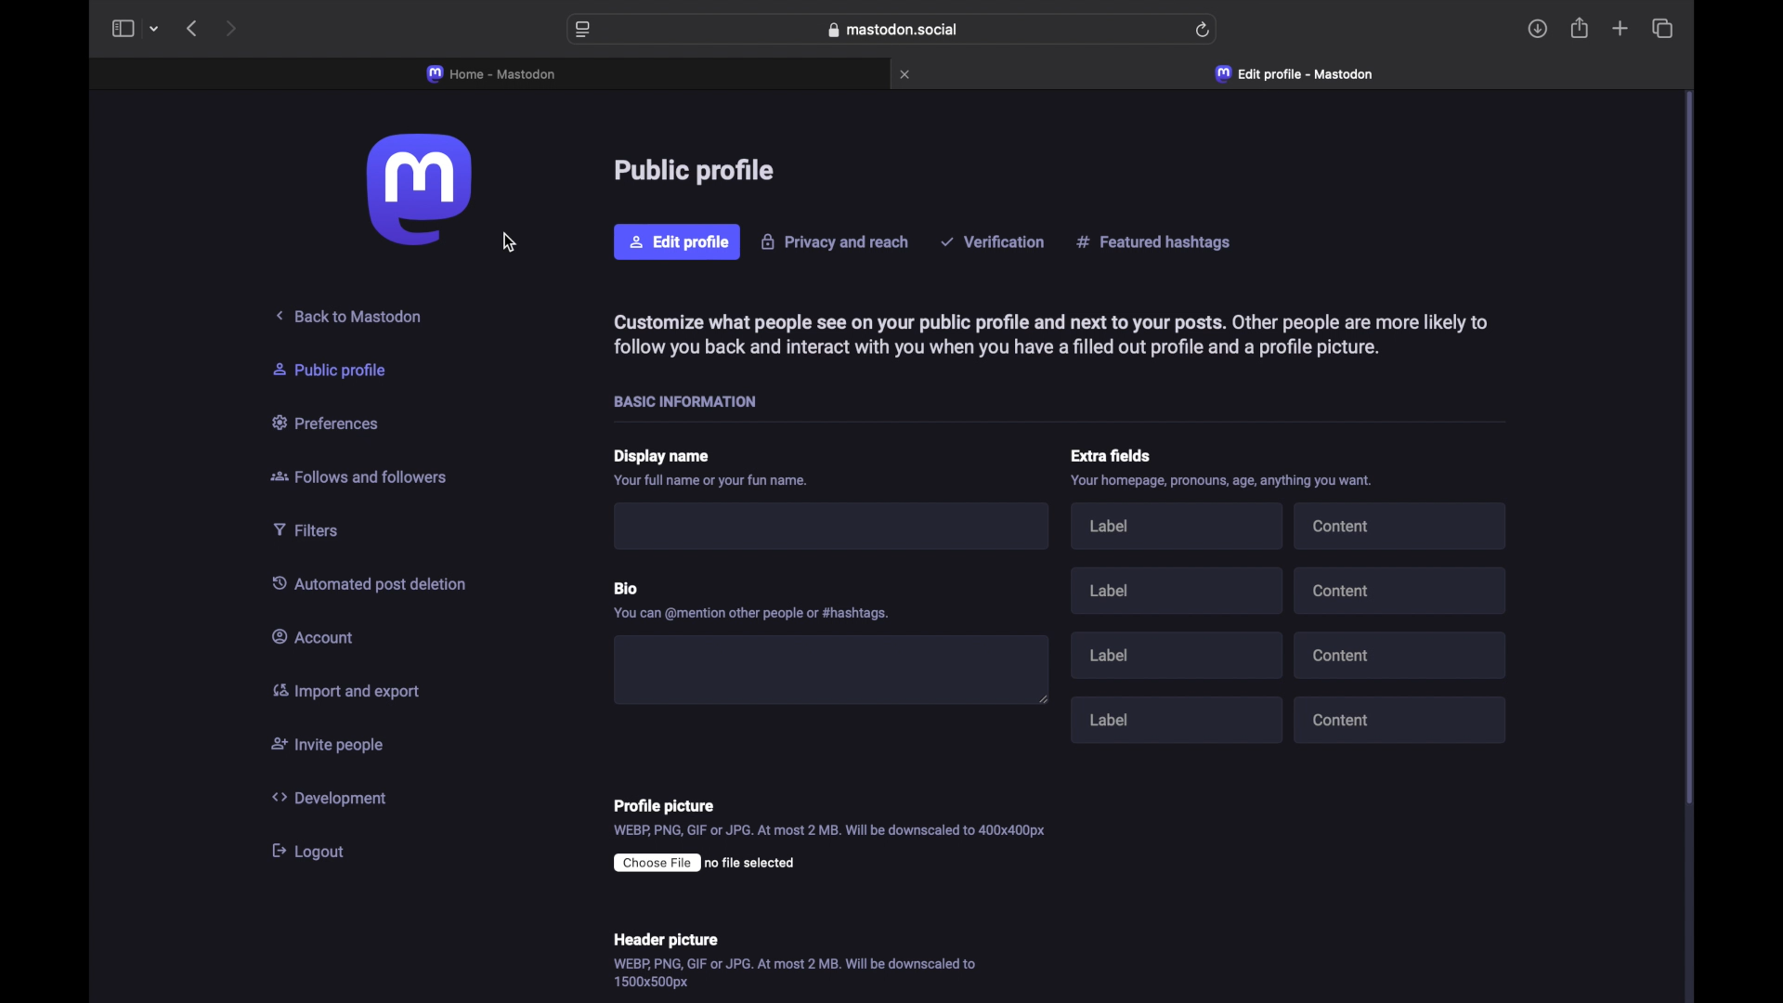 Image resolution: width=1783 pixels, height=1003 pixels. Describe the element at coordinates (993, 241) in the screenshot. I see `verification` at that location.